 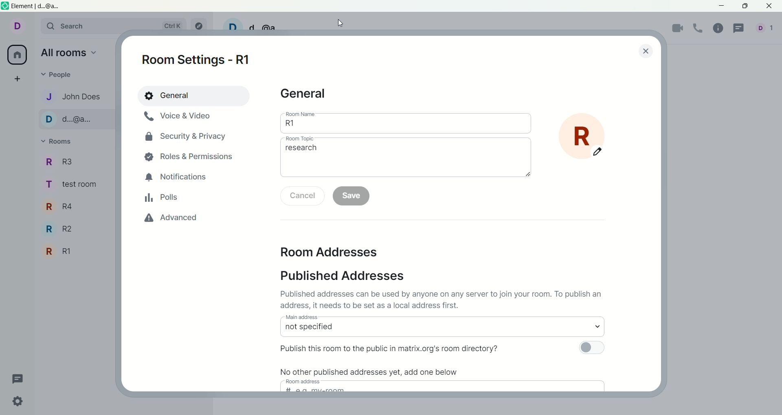 What do you see at coordinates (744, 5) in the screenshot?
I see `maximize` at bounding box center [744, 5].